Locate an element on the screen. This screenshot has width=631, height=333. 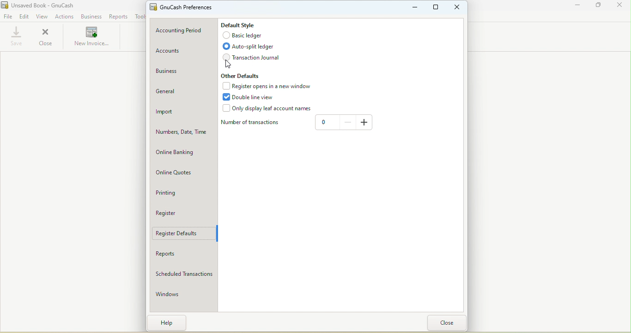
GnuCash preferences is located at coordinates (183, 7).